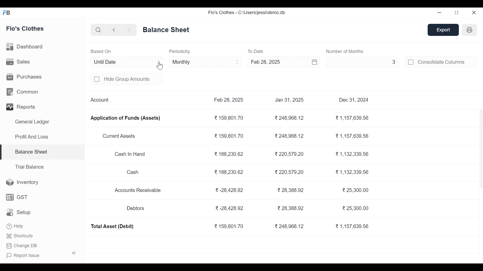 The height and width of the screenshot is (271, 483). Describe the element at coordinates (97, 79) in the screenshot. I see `checkbox` at that location.